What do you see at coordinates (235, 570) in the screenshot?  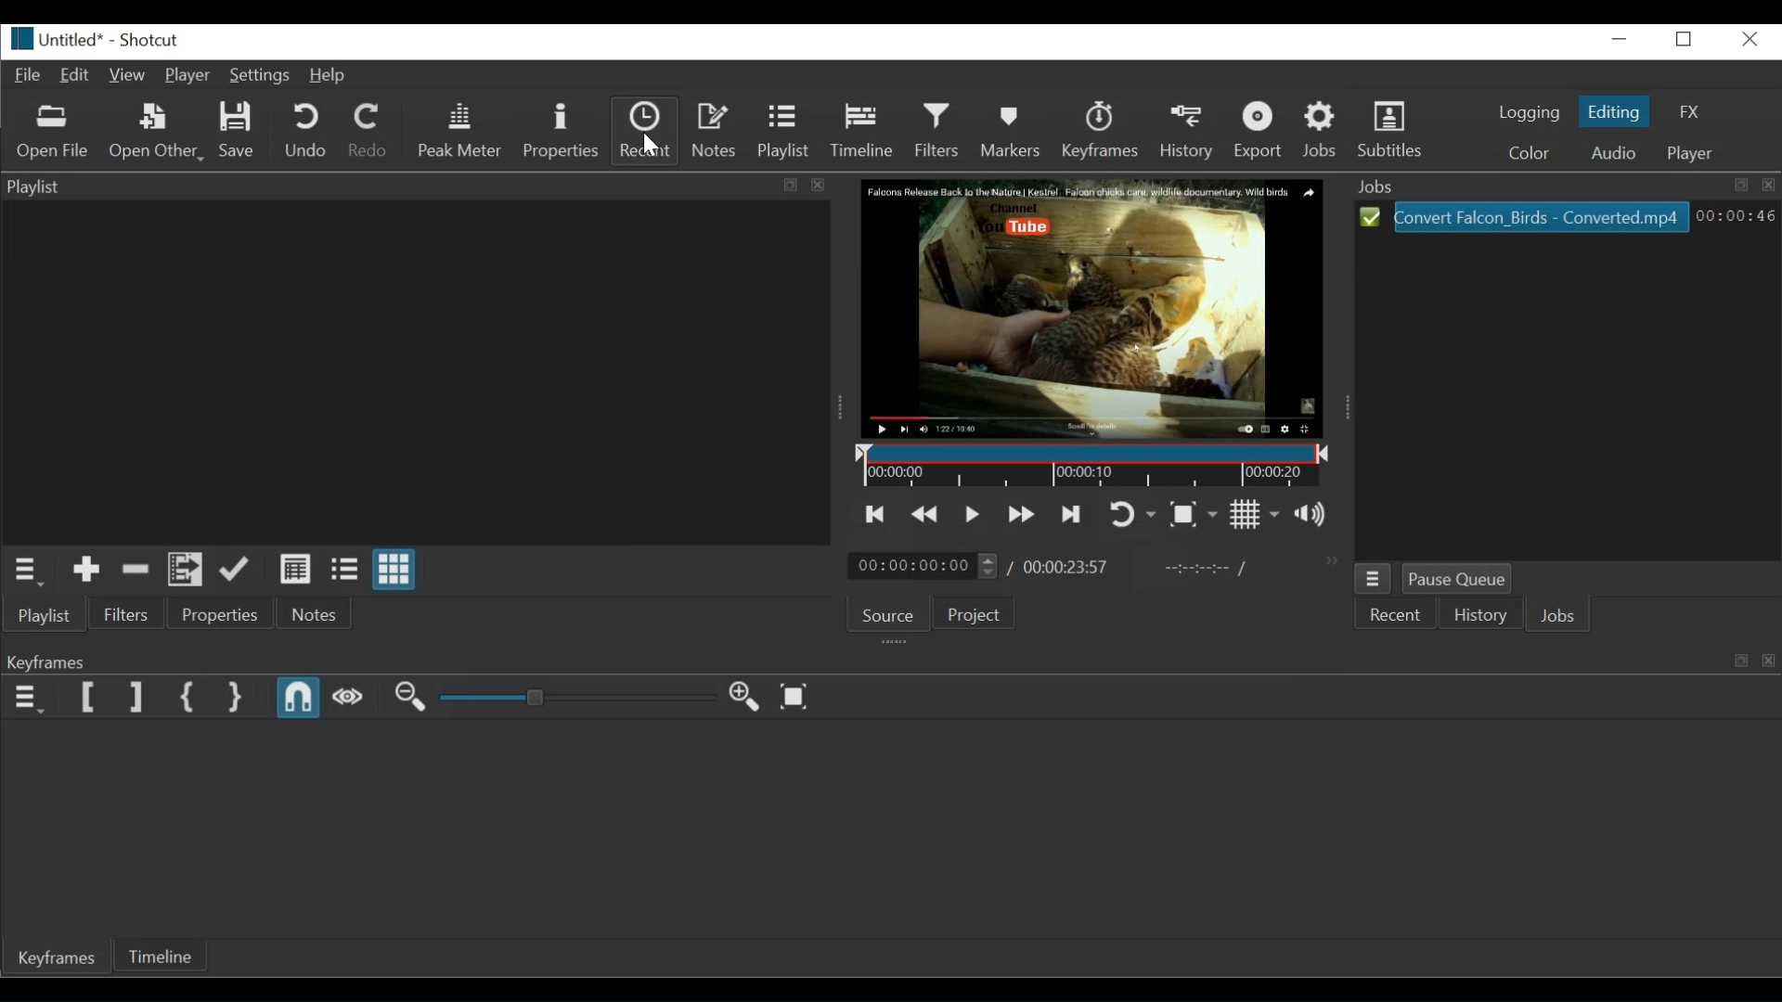 I see `Update` at bounding box center [235, 570].